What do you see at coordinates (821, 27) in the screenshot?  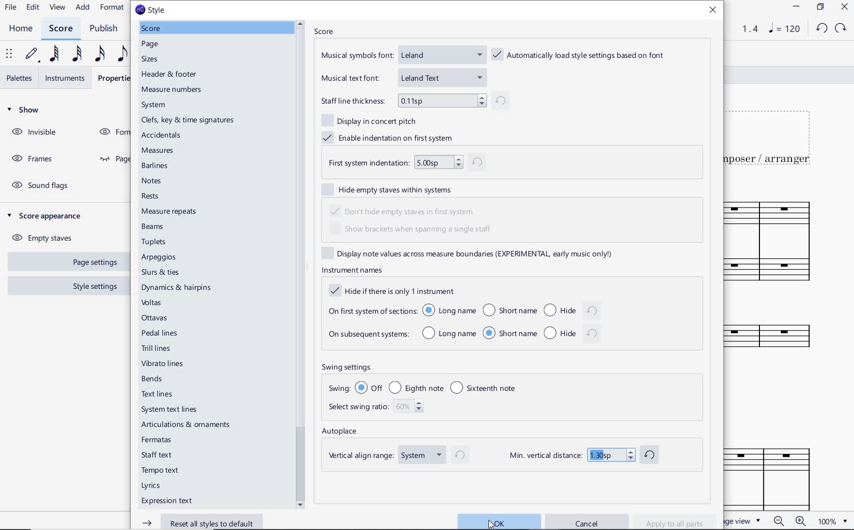 I see `UNDO` at bounding box center [821, 27].